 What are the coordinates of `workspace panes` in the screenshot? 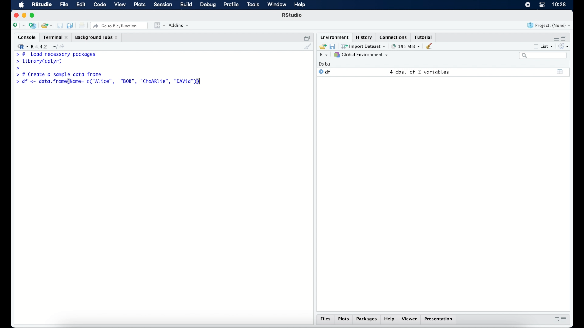 It's located at (159, 26).